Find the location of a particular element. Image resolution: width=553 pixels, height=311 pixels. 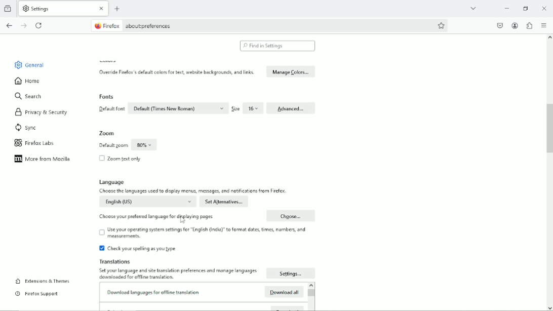

new tab is located at coordinates (118, 9).